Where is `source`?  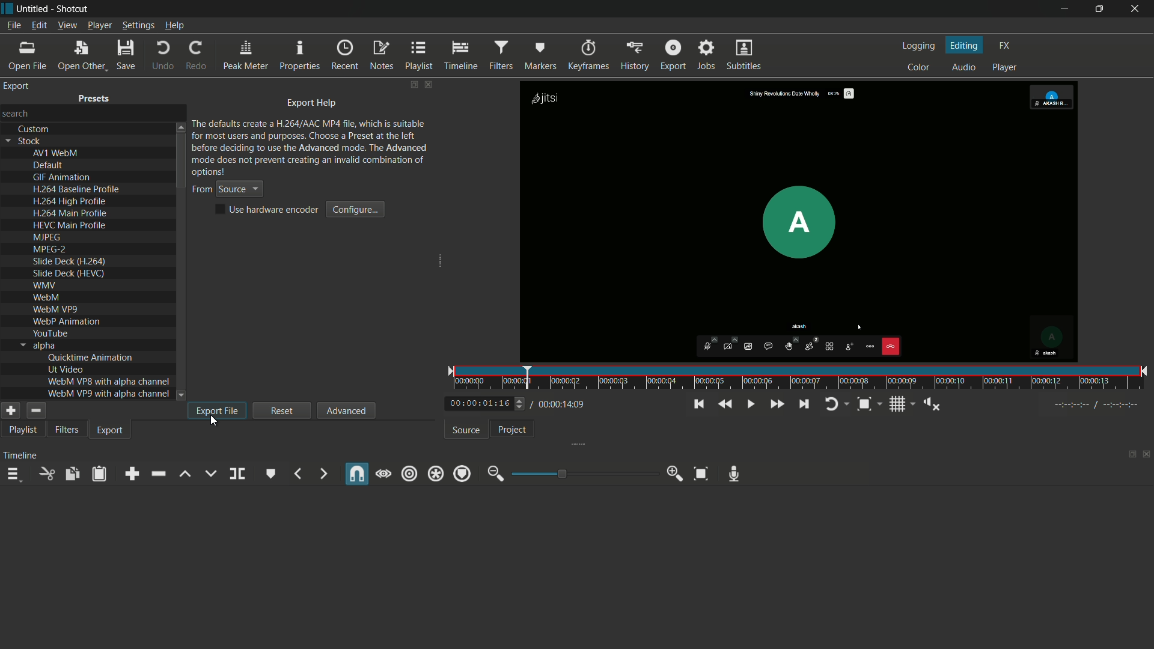
source is located at coordinates (464, 430).